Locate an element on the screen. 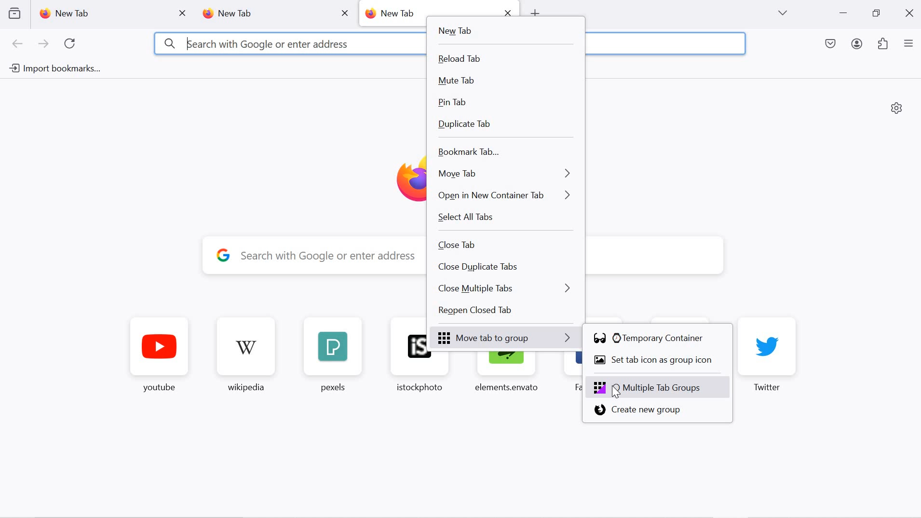  reopen closed tab is located at coordinates (505, 312).